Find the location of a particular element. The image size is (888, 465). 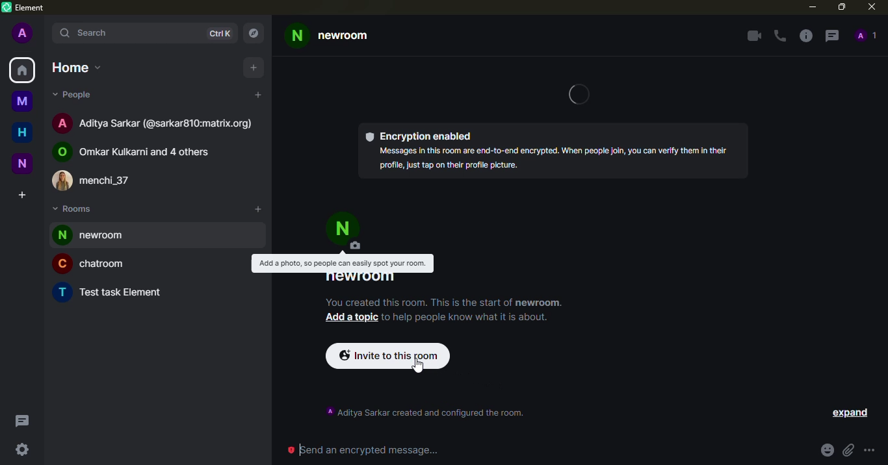

quick settings is located at coordinates (21, 448).